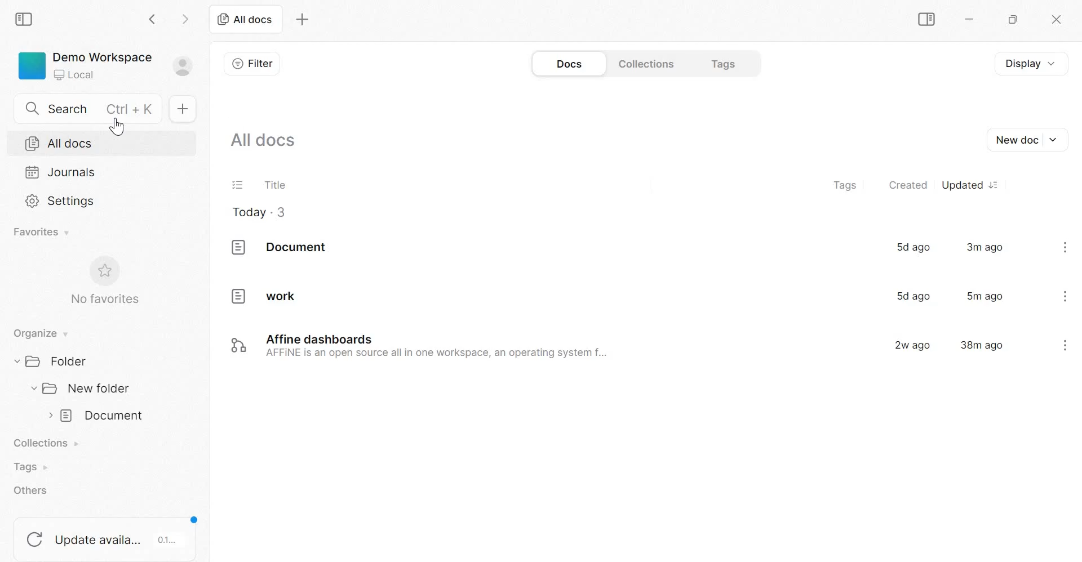 Image resolution: width=1082 pixels, height=562 pixels. Describe the element at coordinates (185, 18) in the screenshot. I see `Go forward` at that location.